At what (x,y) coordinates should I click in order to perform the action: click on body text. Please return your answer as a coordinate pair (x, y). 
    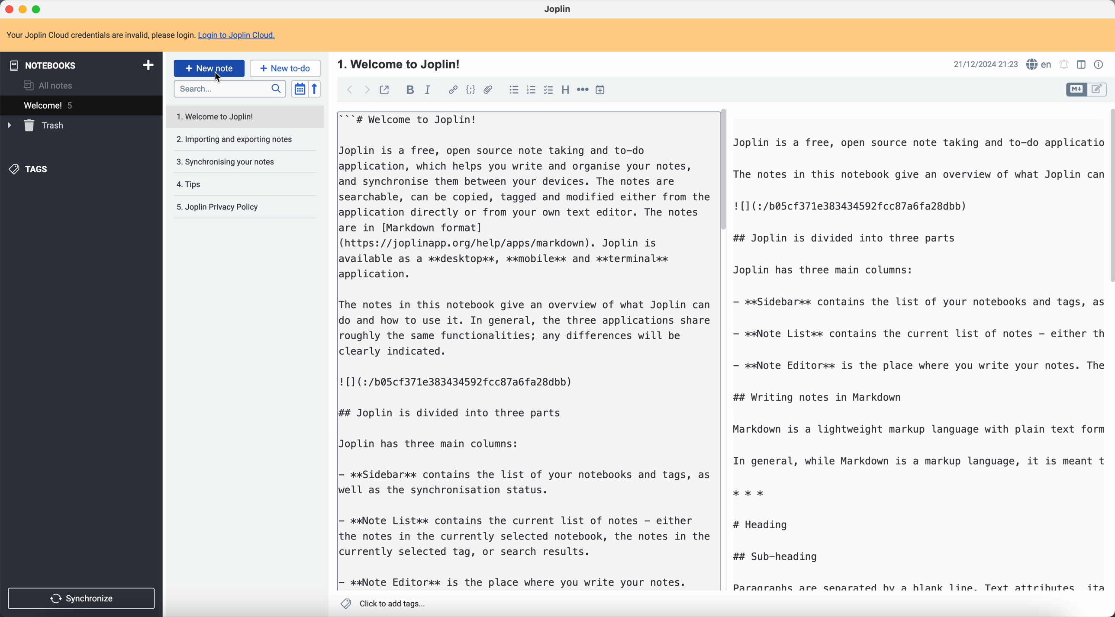
    Looking at the image, I should click on (916, 361).